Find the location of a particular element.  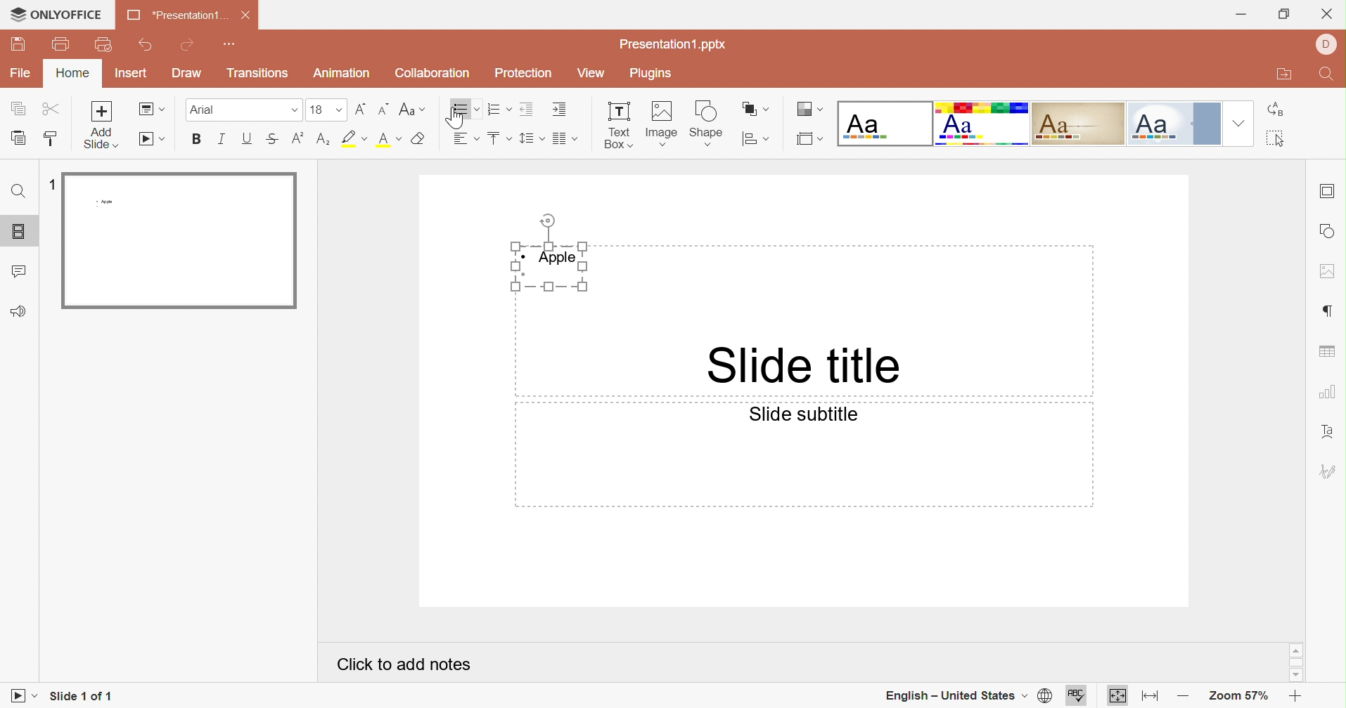

Highlight font is located at coordinates (355, 139).